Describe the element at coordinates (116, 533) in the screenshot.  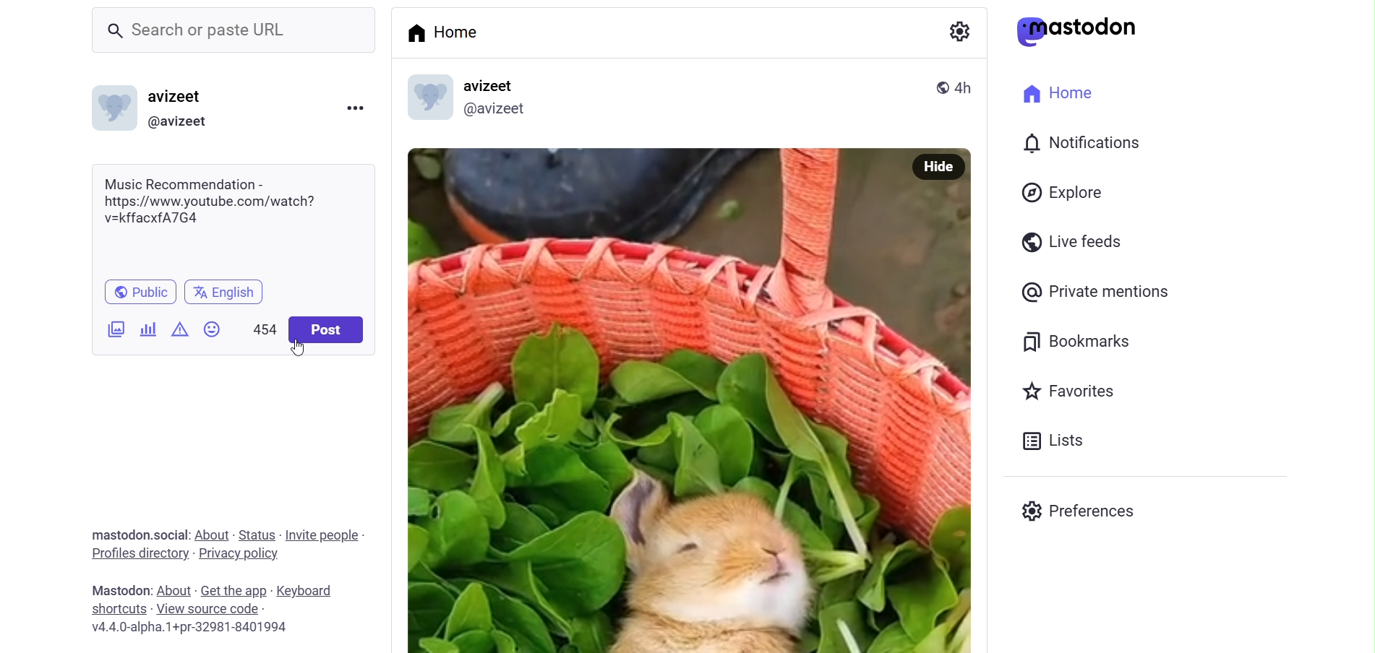
I see `mastodon` at that location.